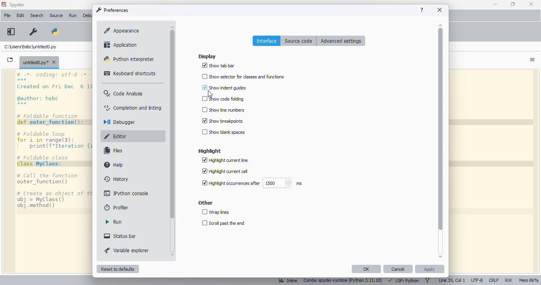  I want to click on file, so click(8, 15).